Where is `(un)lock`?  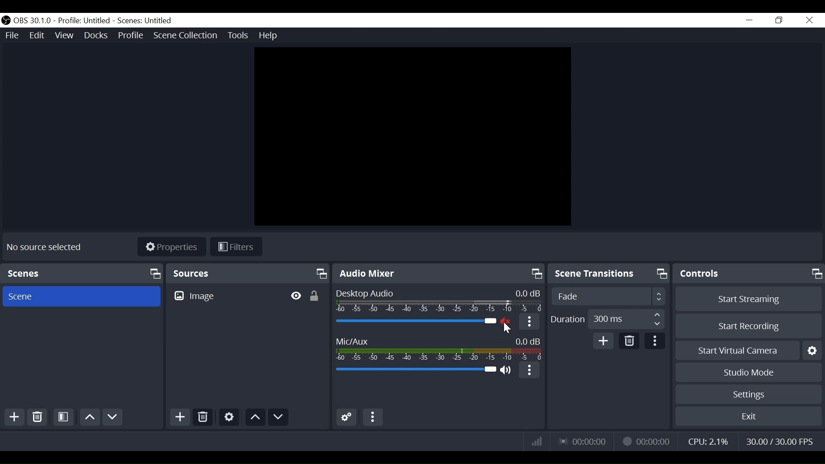 (un)lock is located at coordinates (318, 296).